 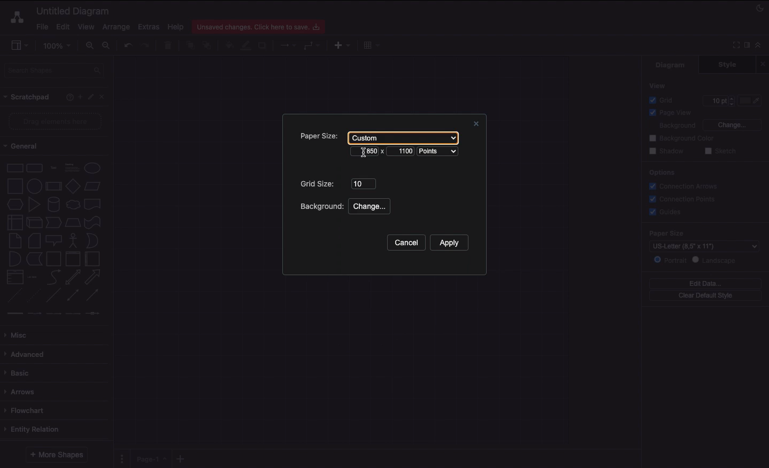 What do you see at coordinates (321, 207) in the screenshot?
I see `Background` at bounding box center [321, 207].